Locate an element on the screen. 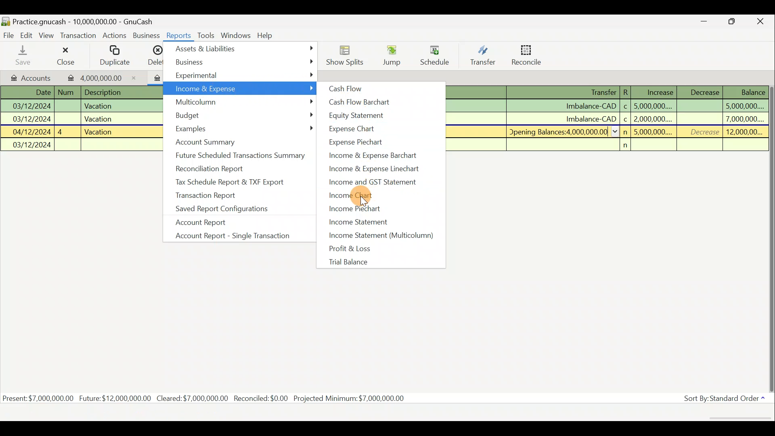 This screenshot has height=436, width=775. Account report - single transaction is located at coordinates (238, 235).